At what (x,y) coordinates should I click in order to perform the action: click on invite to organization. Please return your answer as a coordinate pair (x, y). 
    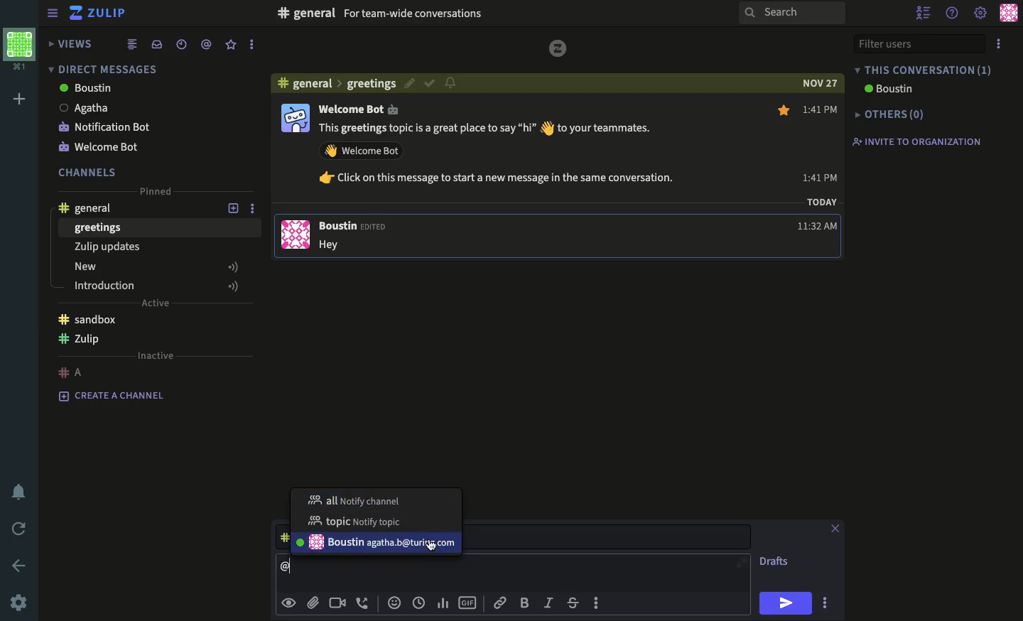
    Looking at the image, I should click on (914, 140).